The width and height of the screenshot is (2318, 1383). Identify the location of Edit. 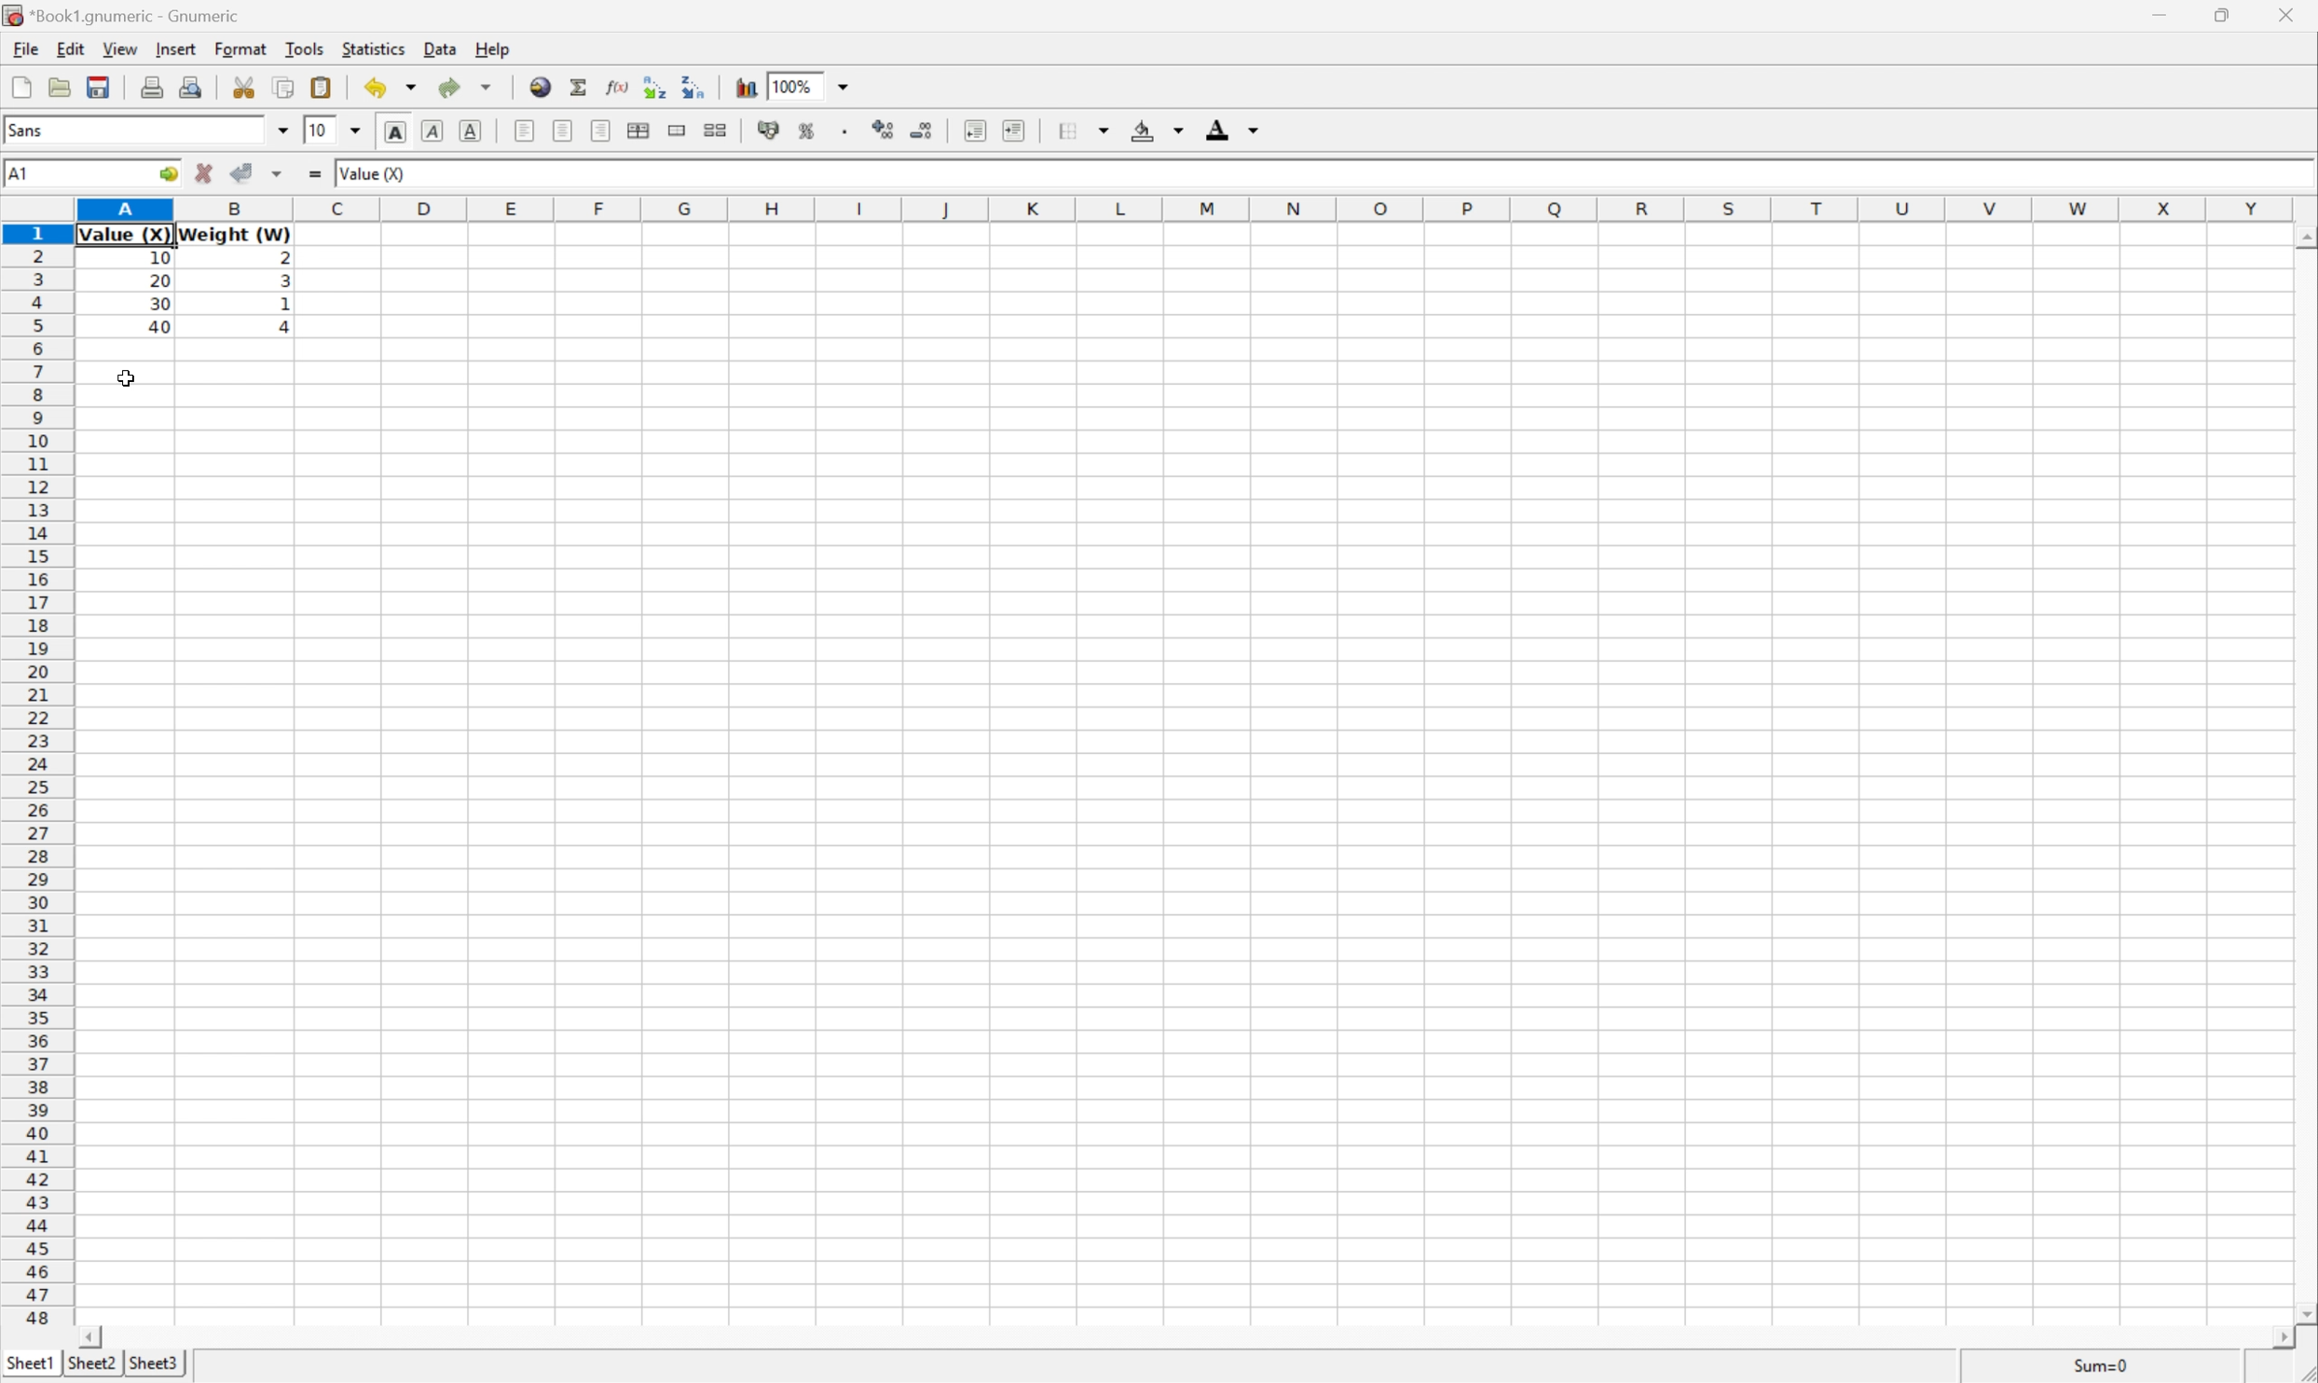
(71, 48).